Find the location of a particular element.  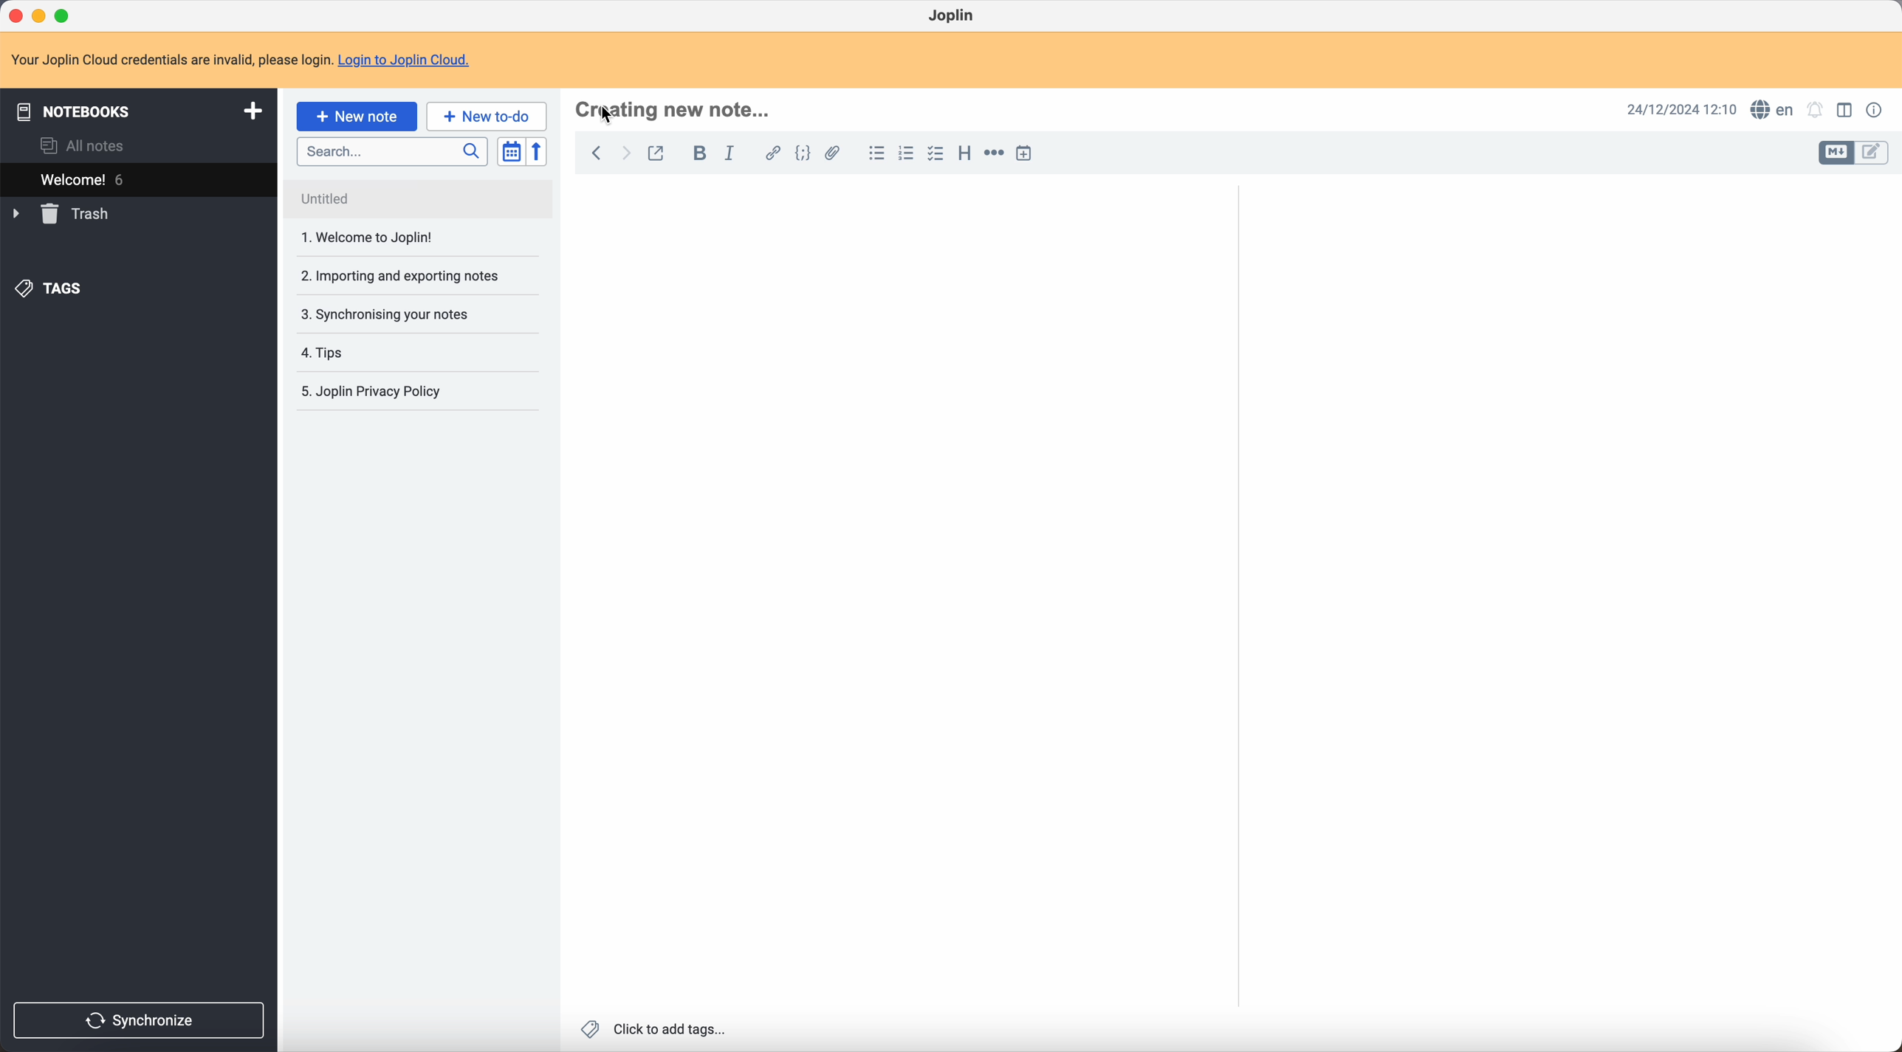

spell checker is located at coordinates (1770, 109).